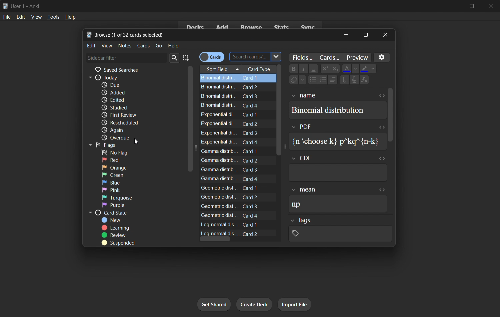 Image resolution: width=500 pixels, height=317 pixels. What do you see at coordinates (257, 115) in the screenshot?
I see `Card 1` at bounding box center [257, 115].